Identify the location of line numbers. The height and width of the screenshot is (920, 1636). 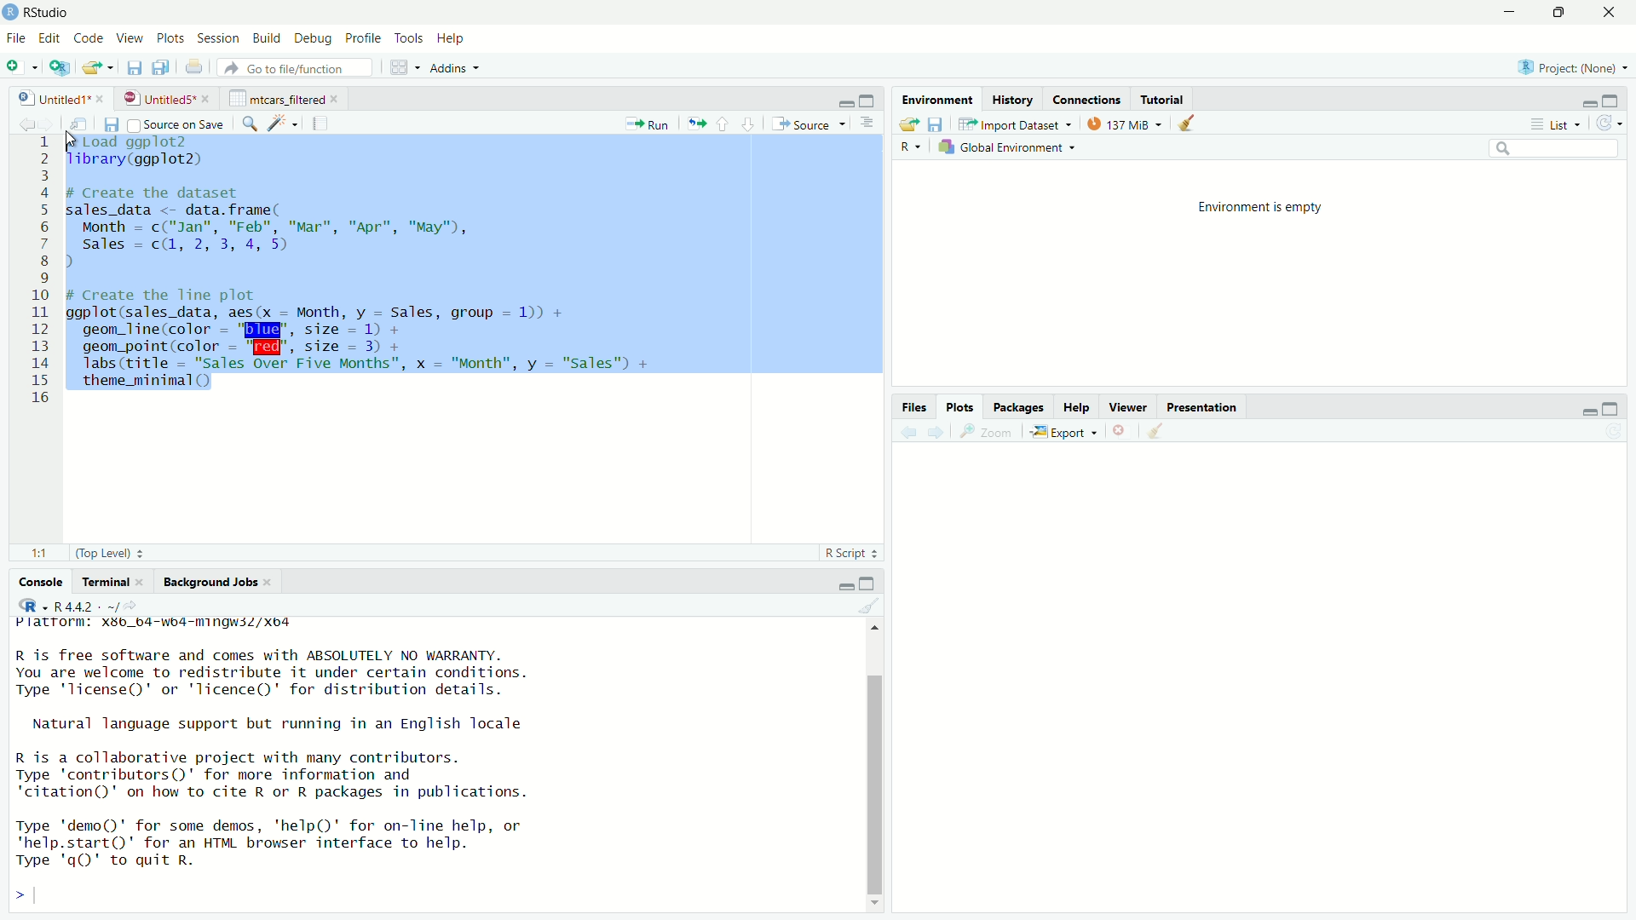
(43, 273).